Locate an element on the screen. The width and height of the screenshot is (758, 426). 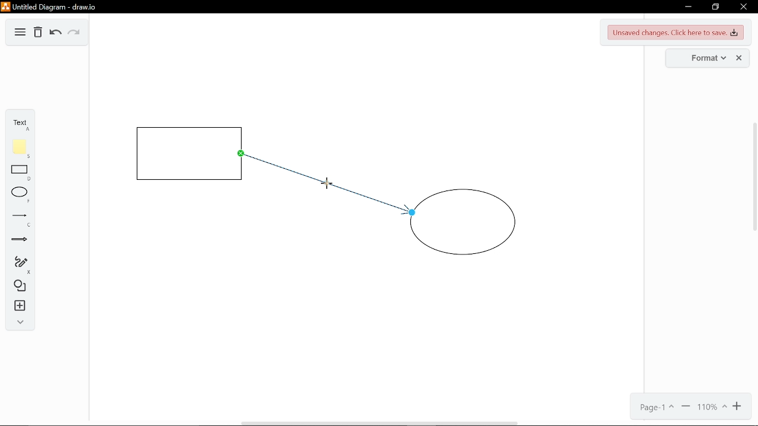
Instert is located at coordinates (18, 306).